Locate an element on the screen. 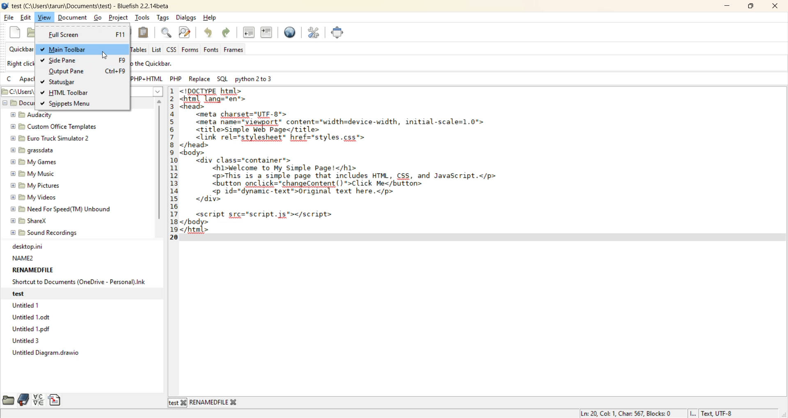  php html is located at coordinates (145, 78).